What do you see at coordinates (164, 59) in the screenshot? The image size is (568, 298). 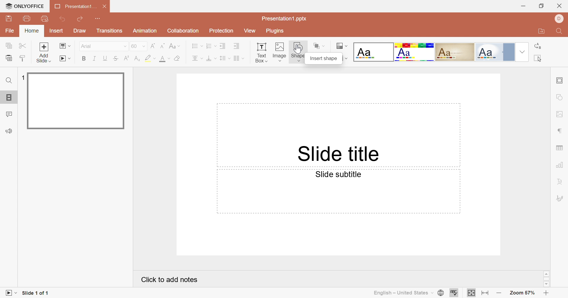 I see `Font color` at bounding box center [164, 59].